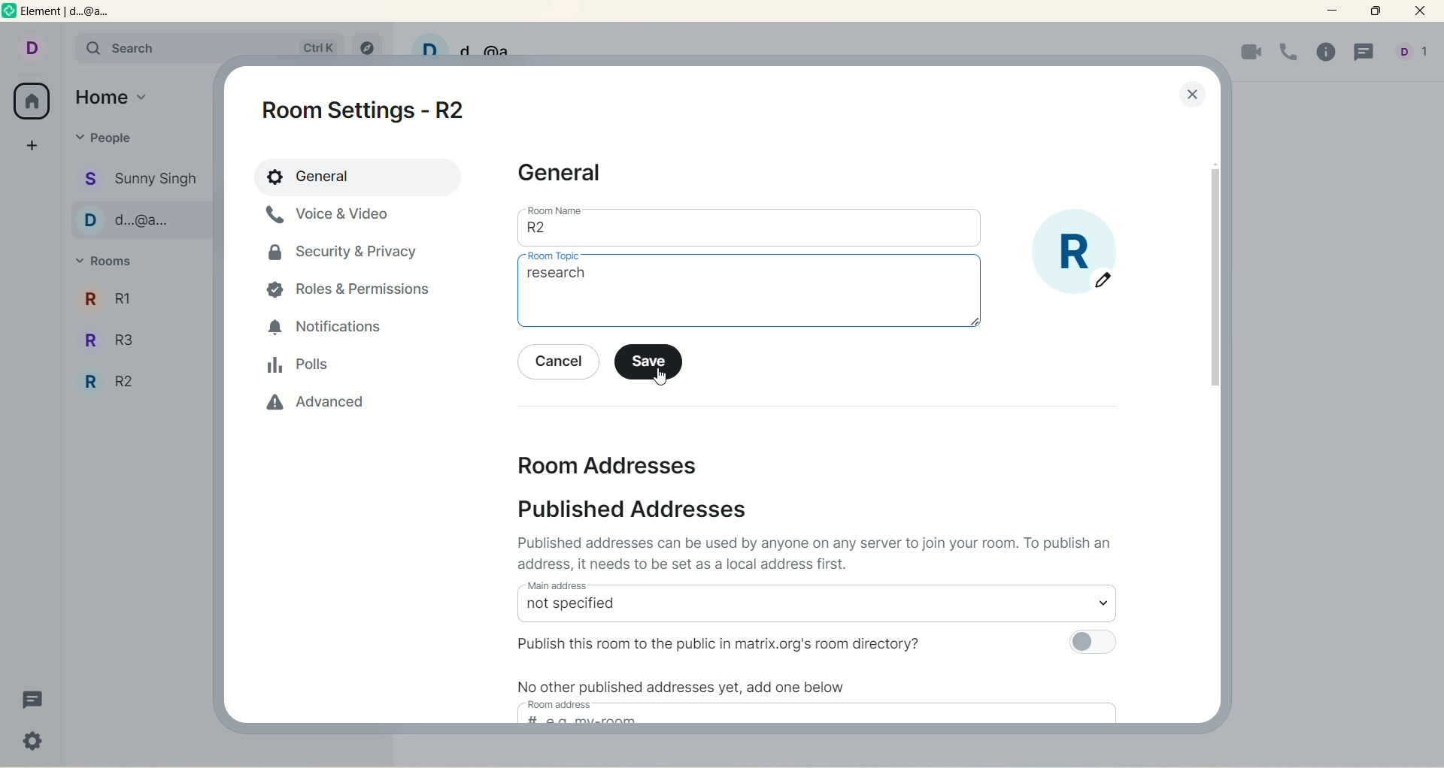  I want to click on toggle, so click(1095, 643).